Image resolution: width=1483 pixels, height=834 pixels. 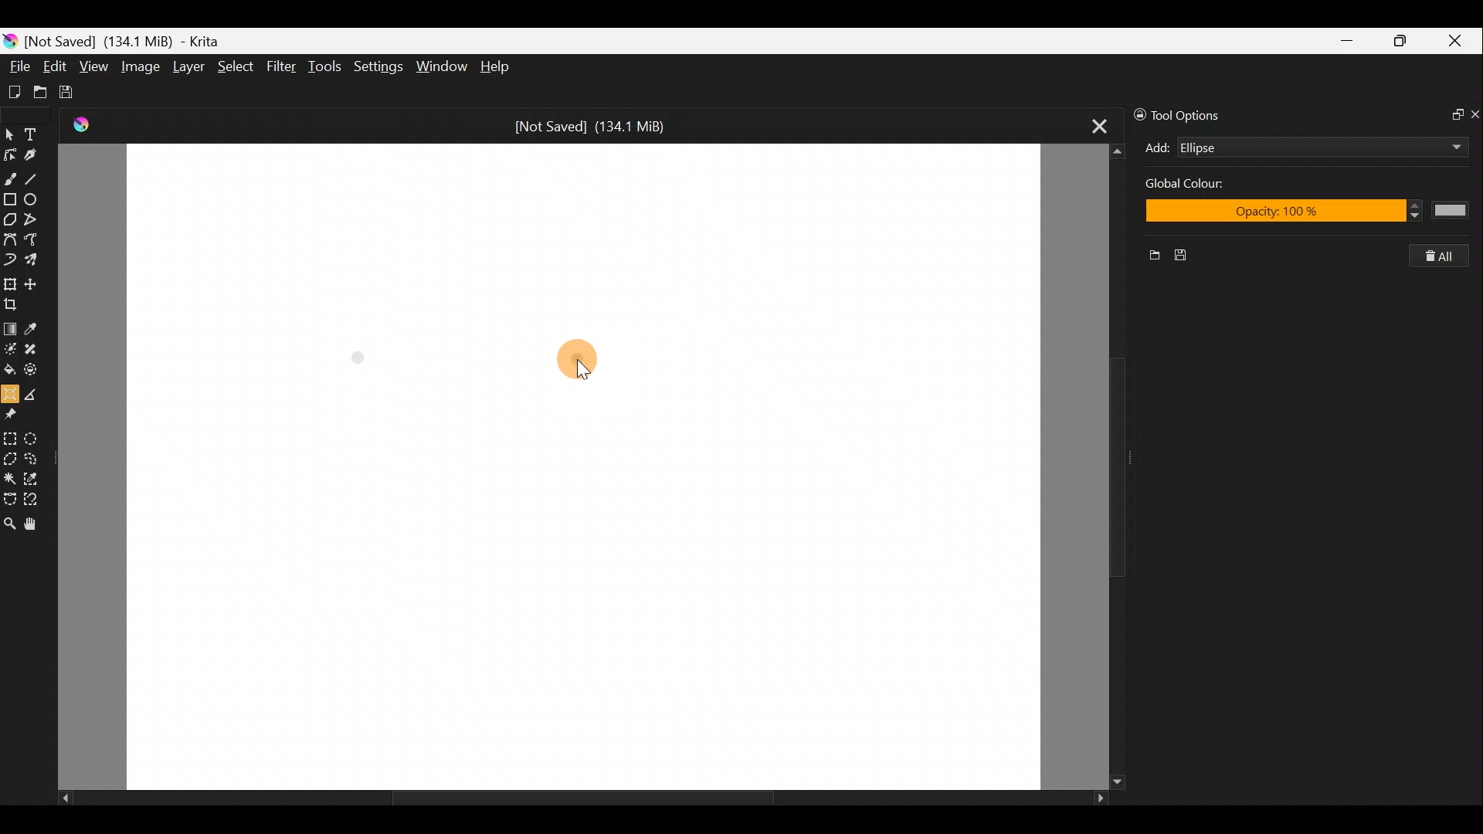 I want to click on Scroll bar, so click(x=570, y=798).